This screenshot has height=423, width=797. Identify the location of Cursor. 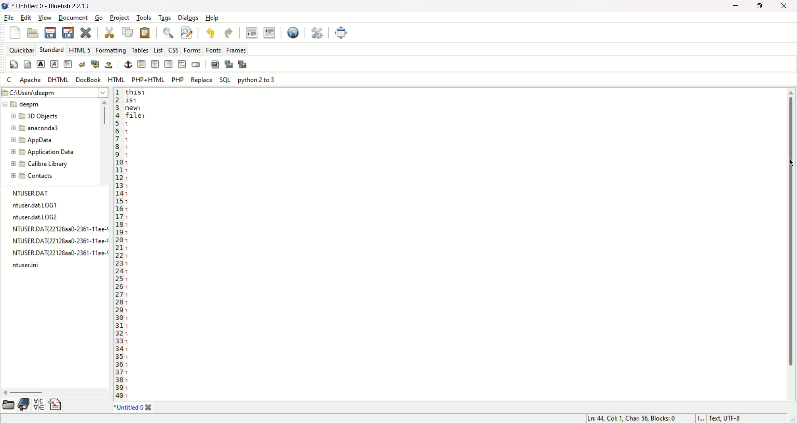
(790, 164).